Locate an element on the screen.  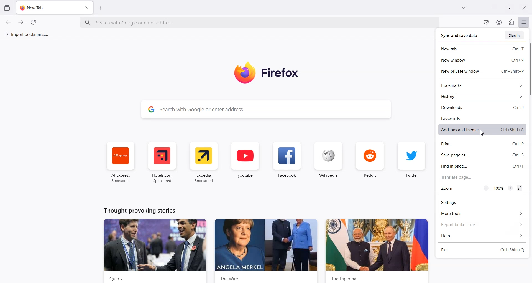
View recent Browsing is located at coordinates (7, 8).